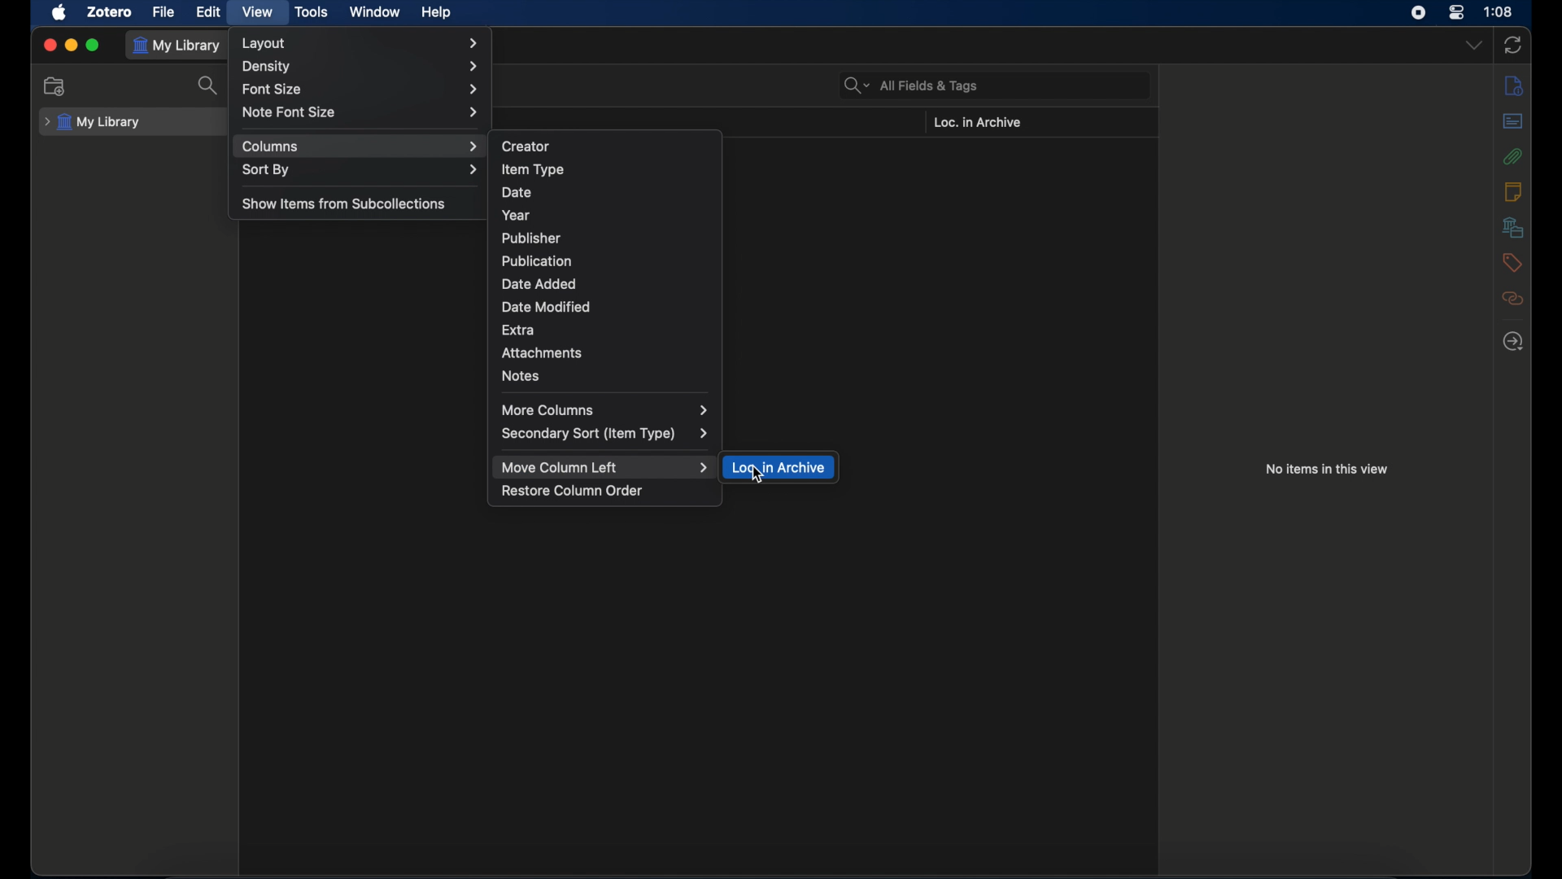  I want to click on my library, so click(179, 46).